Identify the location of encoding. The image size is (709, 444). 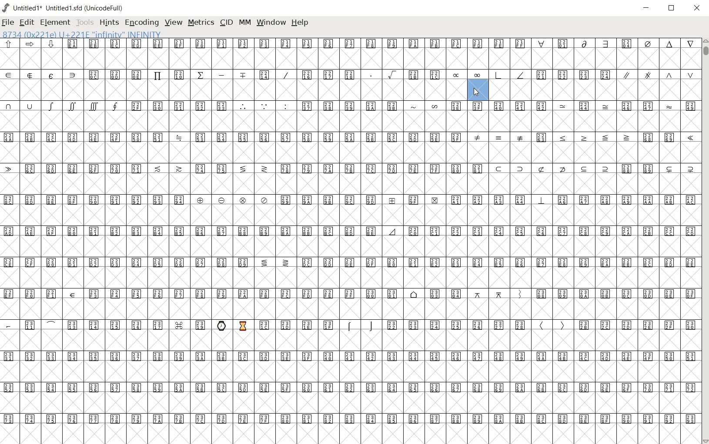
(142, 23).